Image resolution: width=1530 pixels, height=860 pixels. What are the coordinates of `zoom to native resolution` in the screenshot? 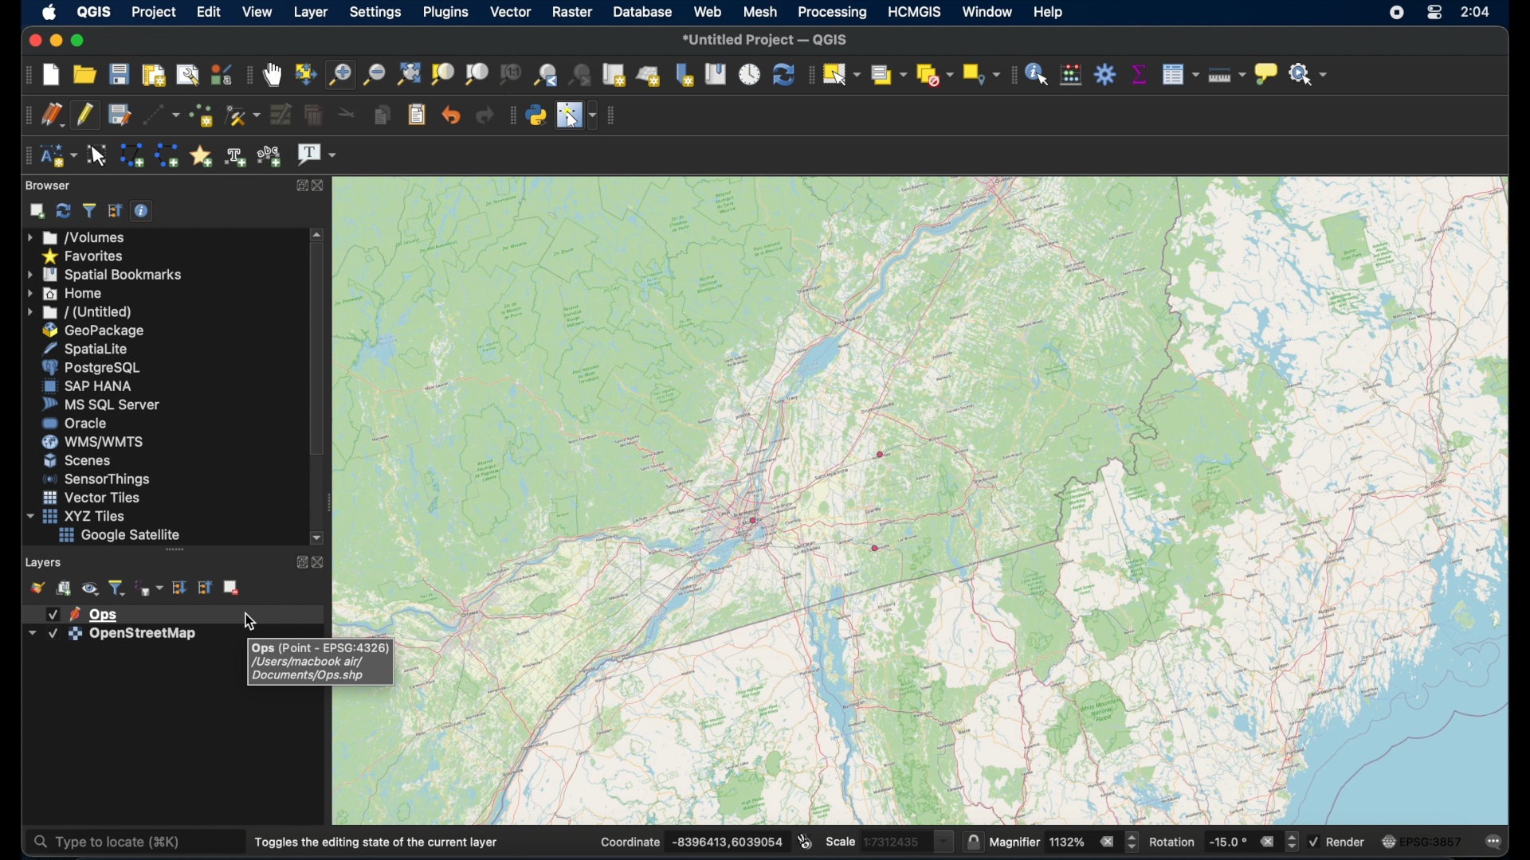 It's located at (510, 75).